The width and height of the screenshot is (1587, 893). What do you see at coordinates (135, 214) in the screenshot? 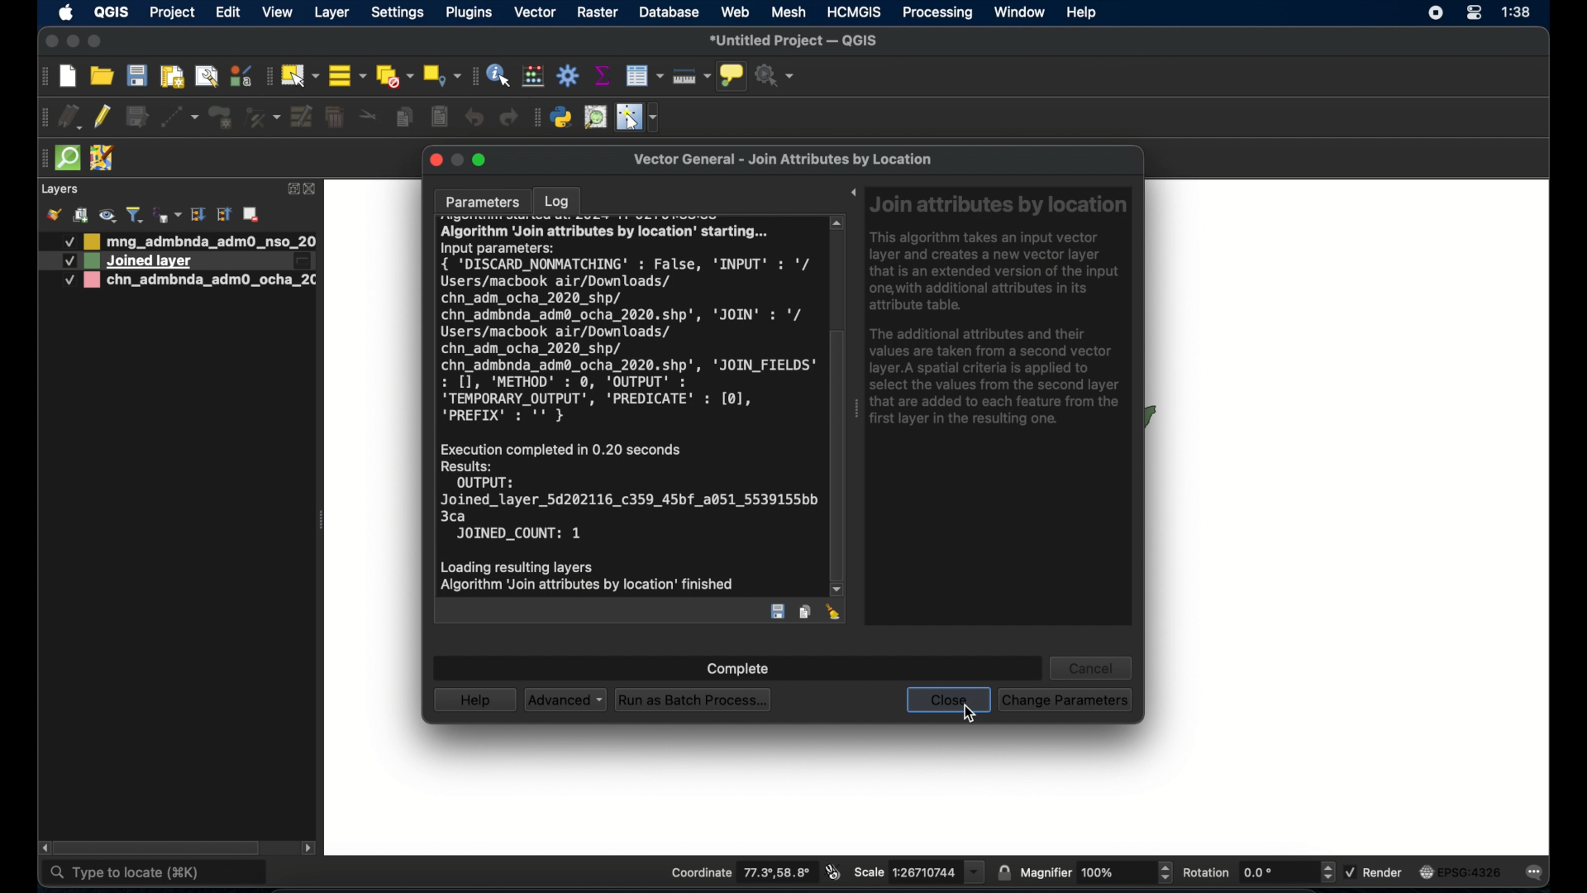
I see `filter legend` at bounding box center [135, 214].